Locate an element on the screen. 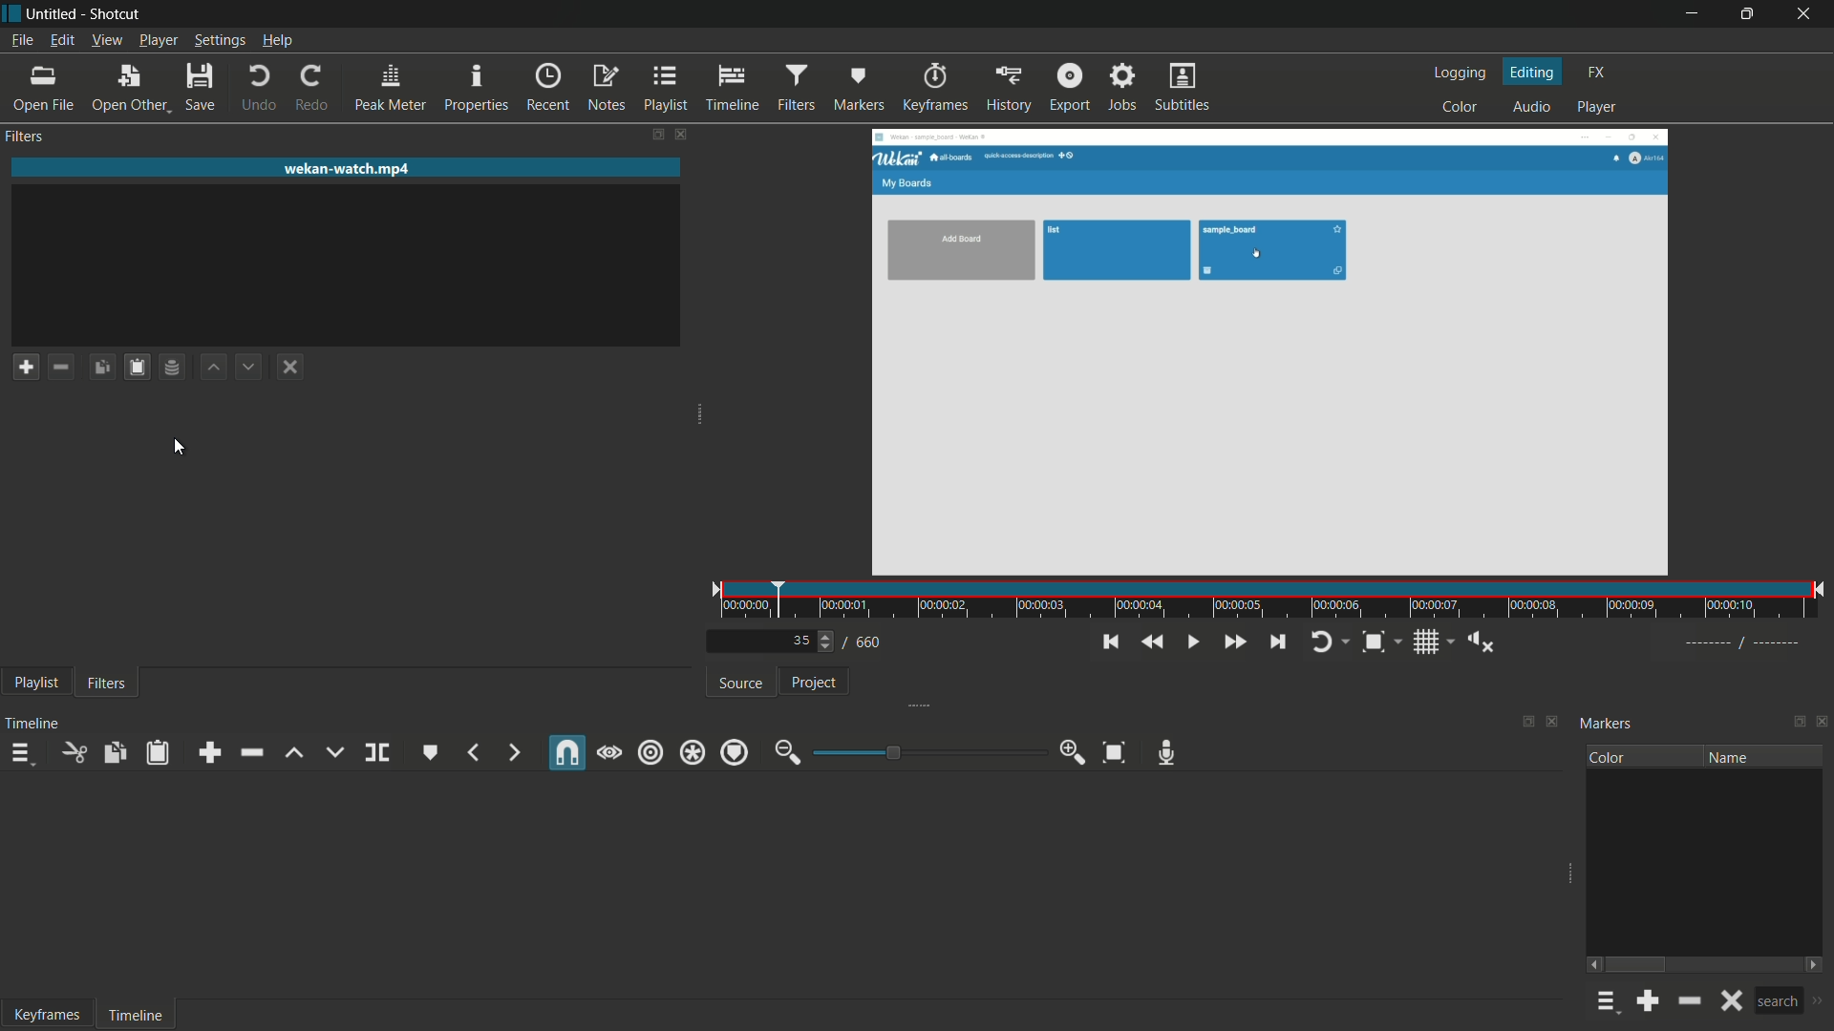 This screenshot has width=1834, height=1031. zoom out is located at coordinates (788, 753).